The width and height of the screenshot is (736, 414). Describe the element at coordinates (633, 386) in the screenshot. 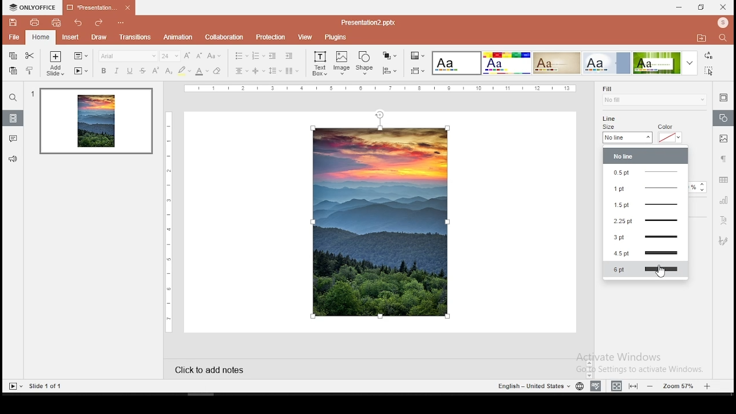

I see `fit to slide` at that location.